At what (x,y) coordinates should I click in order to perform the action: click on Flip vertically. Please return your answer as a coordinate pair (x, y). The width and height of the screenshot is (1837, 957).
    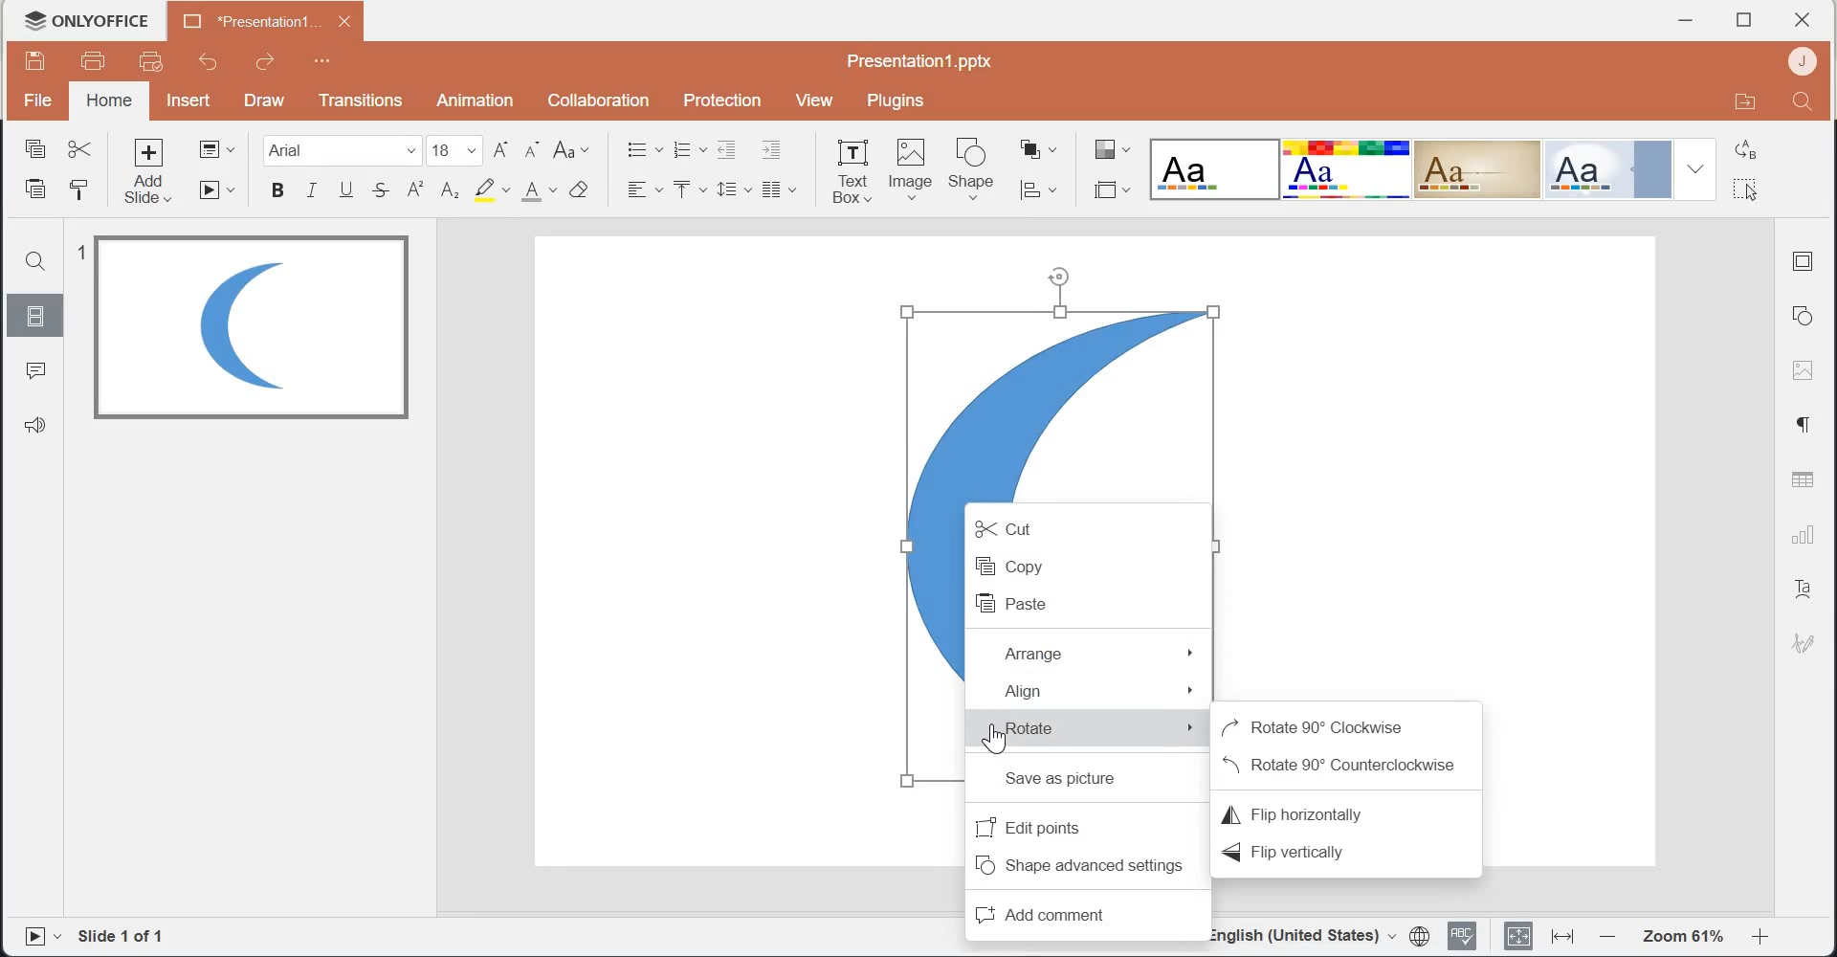
    Looking at the image, I should click on (1341, 852).